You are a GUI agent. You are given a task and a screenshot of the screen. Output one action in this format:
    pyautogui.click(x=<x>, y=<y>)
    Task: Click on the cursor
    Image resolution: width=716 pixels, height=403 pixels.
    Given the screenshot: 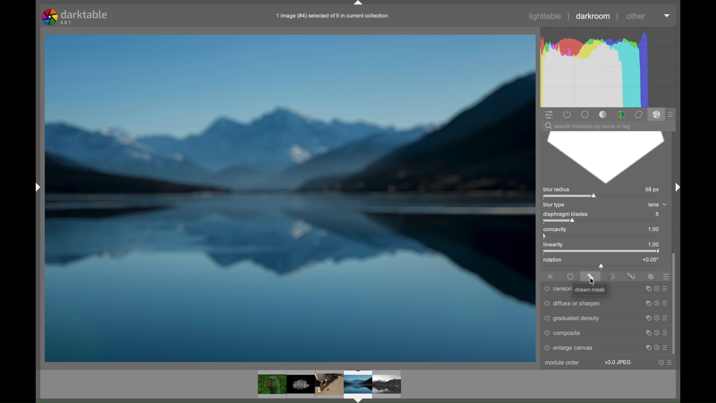 What is the action you would take?
    pyautogui.click(x=593, y=281)
    